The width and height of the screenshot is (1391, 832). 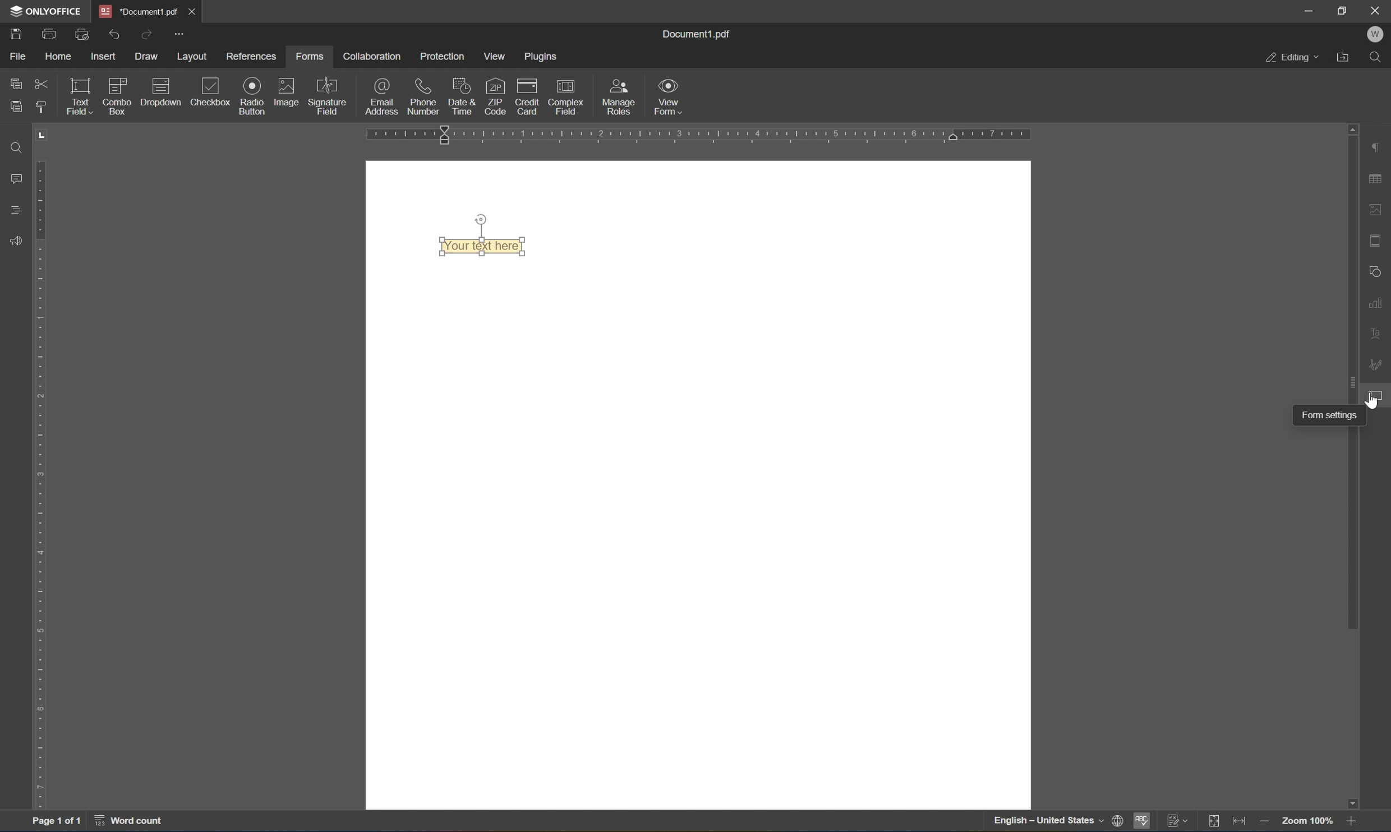 I want to click on close, so click(x=1378, y=9).